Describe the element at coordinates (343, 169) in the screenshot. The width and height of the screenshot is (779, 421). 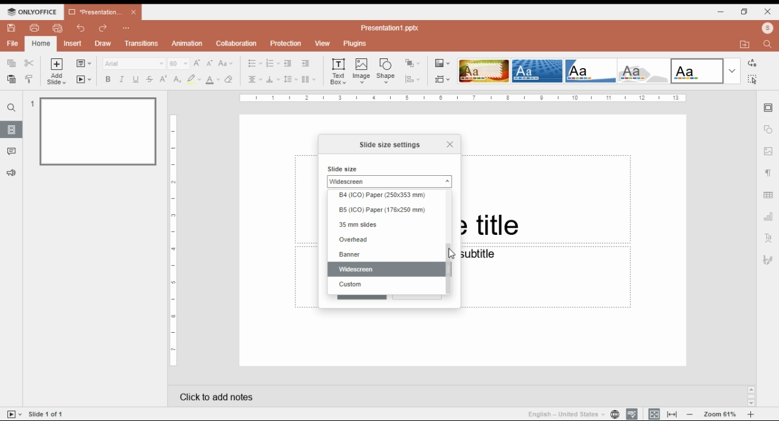
I see `Slide size` at that location.